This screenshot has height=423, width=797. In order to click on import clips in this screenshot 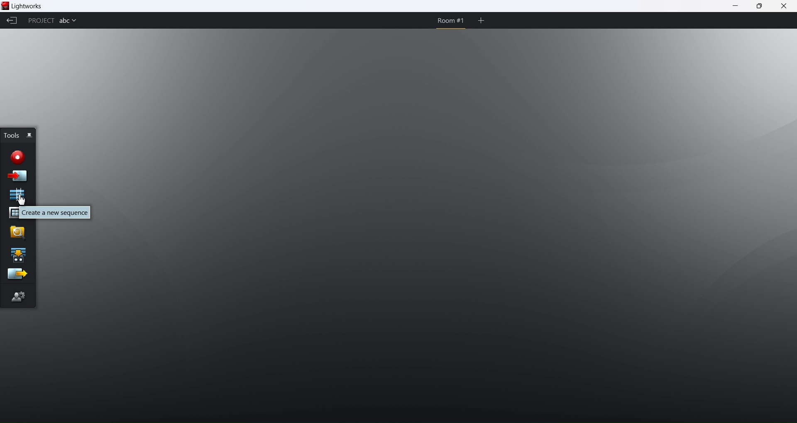, I will do `click(18, 176)`.